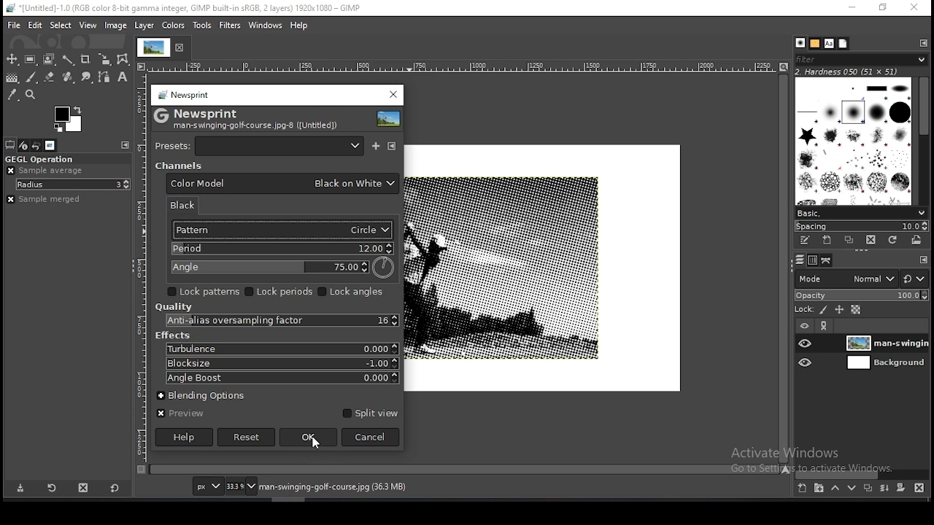 The height and width of the screenshot is (525, 934). Describe the element at coordinates (68, 119) in the screenshot. I see `colors` at that location.